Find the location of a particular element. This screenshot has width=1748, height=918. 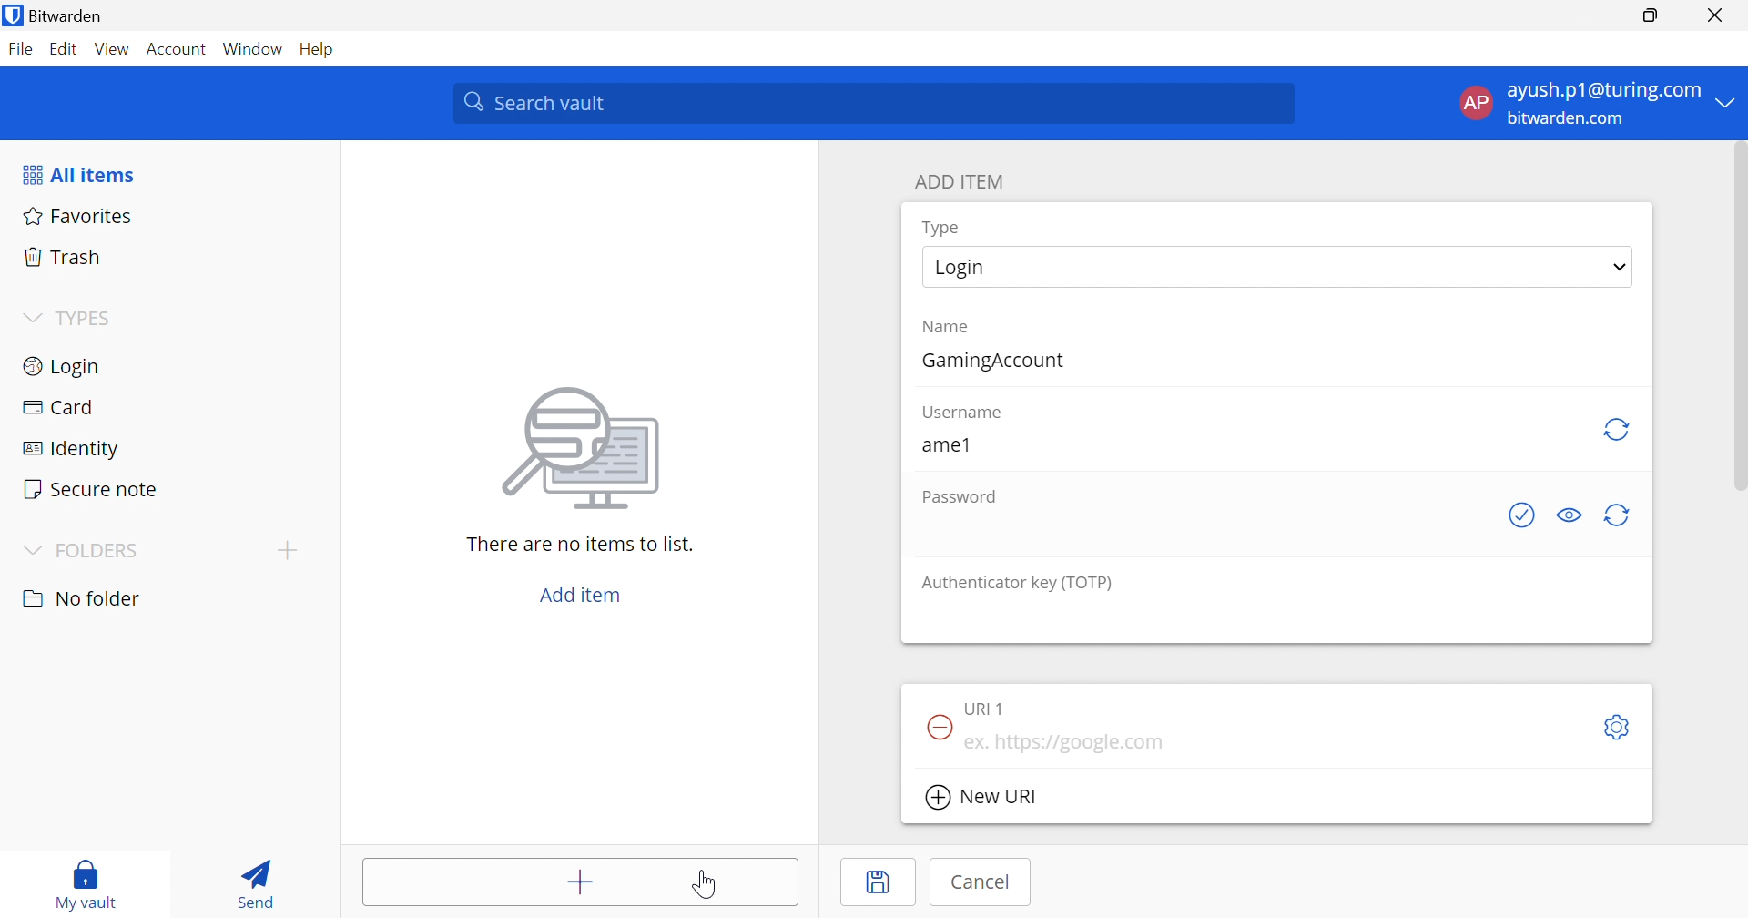

bitwarden.com is located at coordinates (1567, 119).